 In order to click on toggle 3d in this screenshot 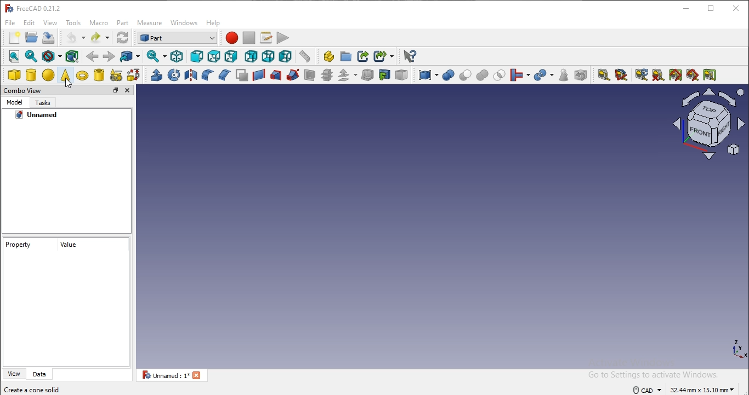, I will do `click(692, 74)`.